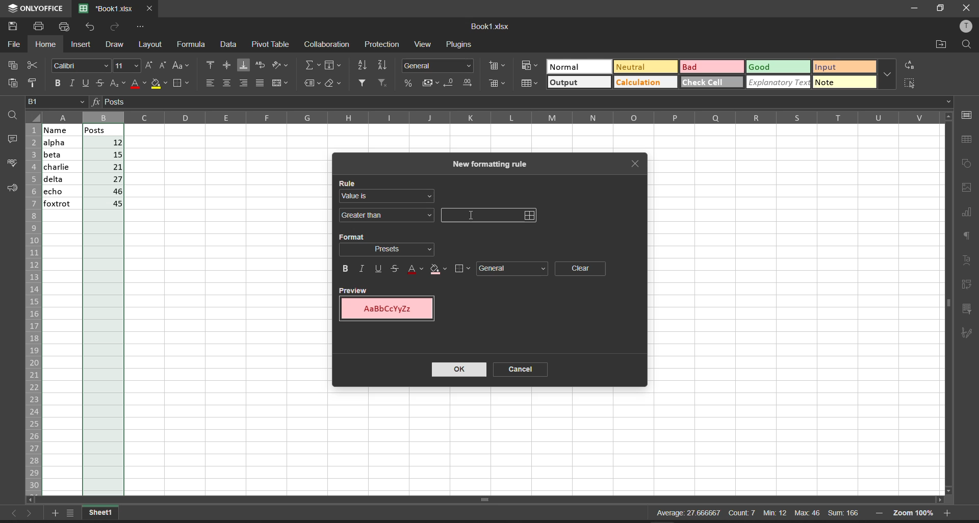  Describe the element at coordinates (241, 65) in the screenshot. I see `align bottom` at that location.